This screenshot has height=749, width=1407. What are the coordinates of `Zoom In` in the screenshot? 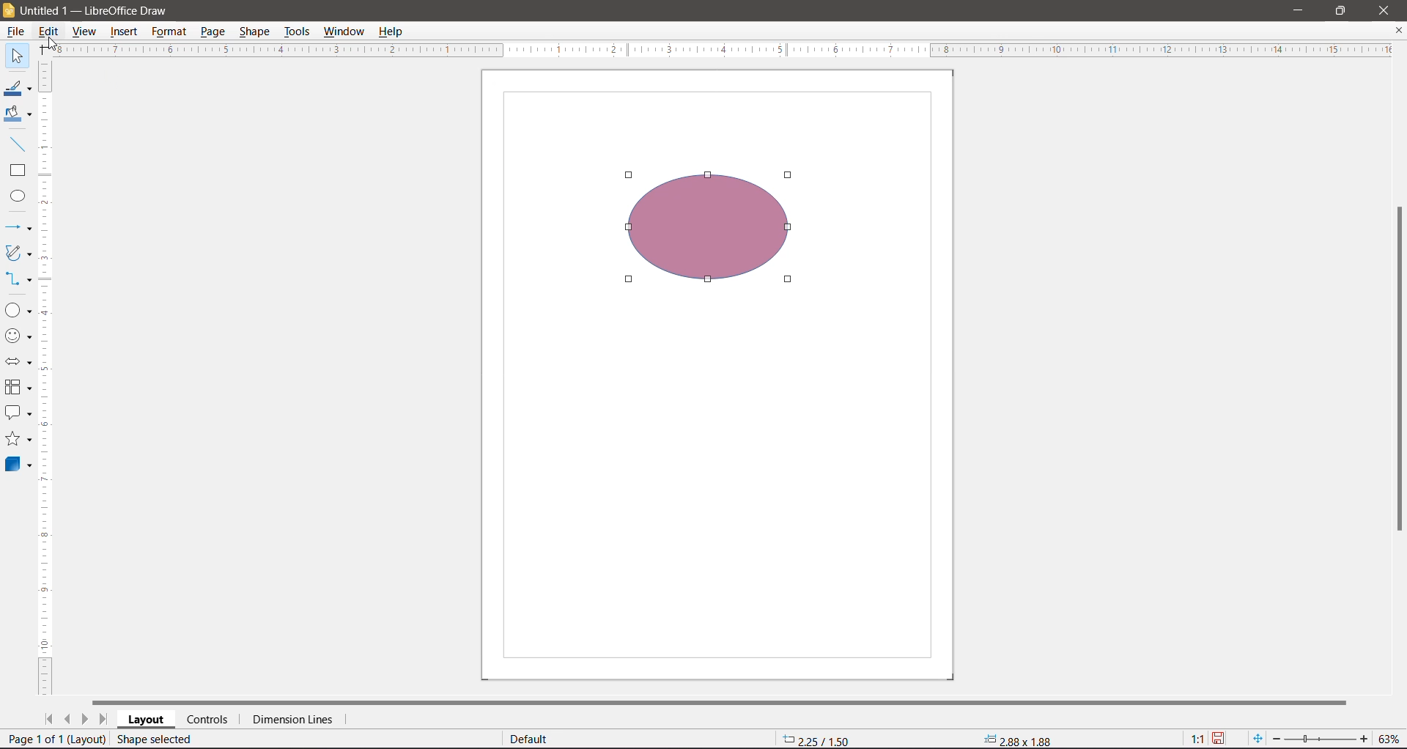 It's located at (1362, 739).